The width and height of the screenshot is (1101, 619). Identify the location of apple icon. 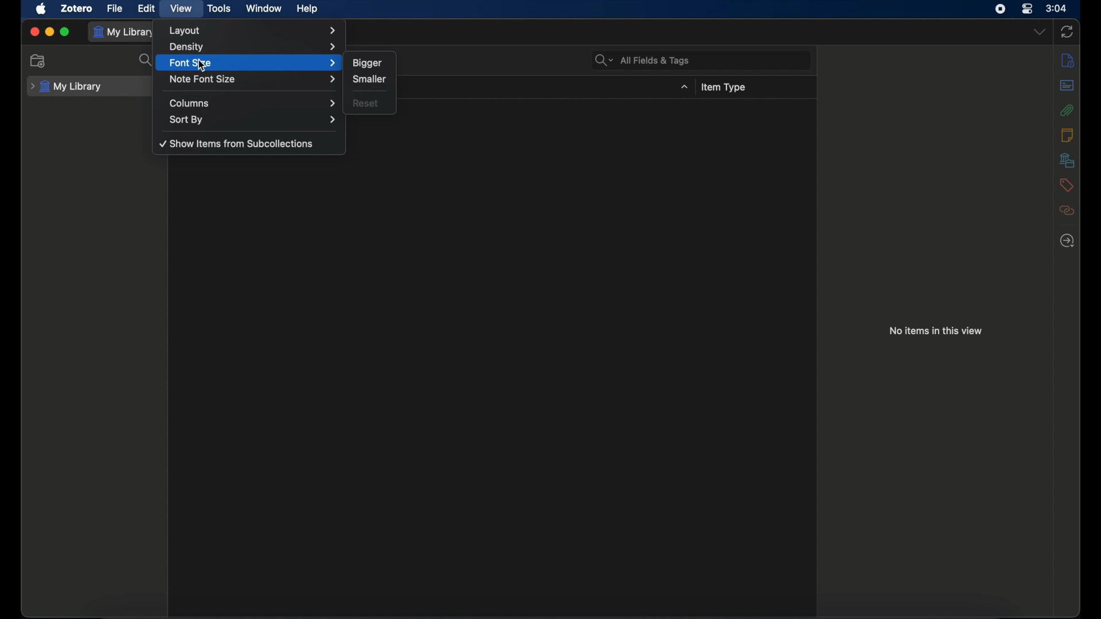
(42, 9).